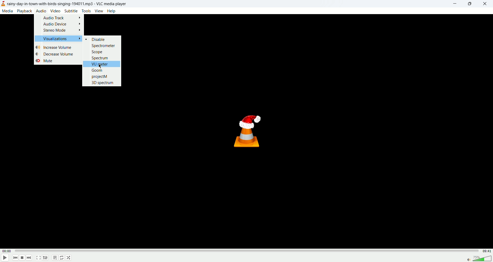 Image resolution: width=493 pixels, height=262 pixels. I want to click on progress bar, so click(245, 251).